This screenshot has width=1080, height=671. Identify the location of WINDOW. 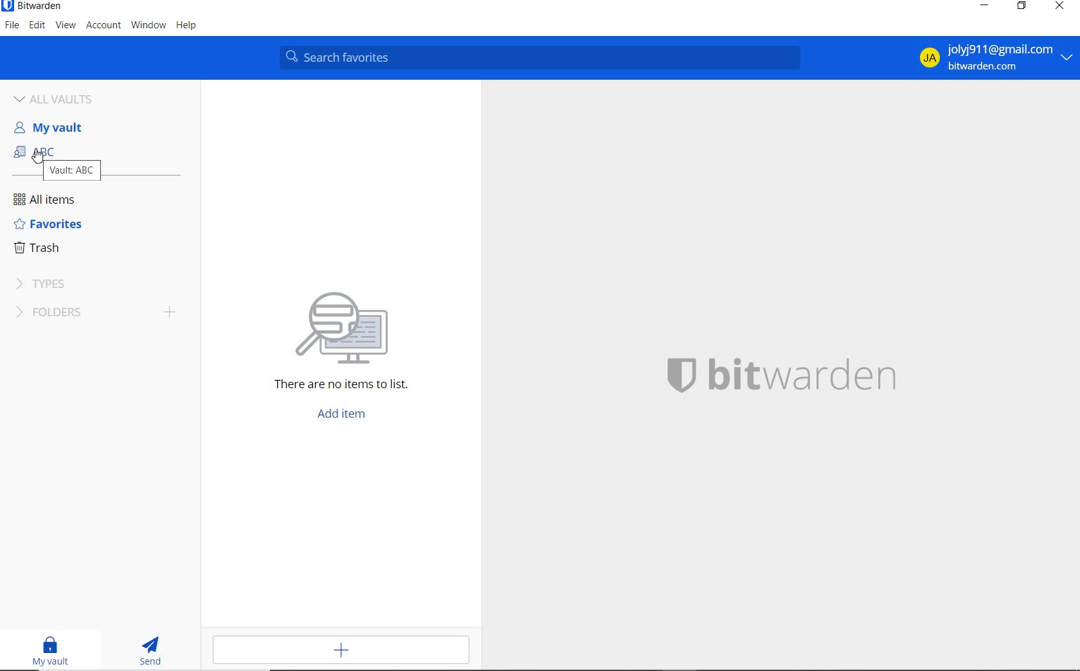
(148, 26).